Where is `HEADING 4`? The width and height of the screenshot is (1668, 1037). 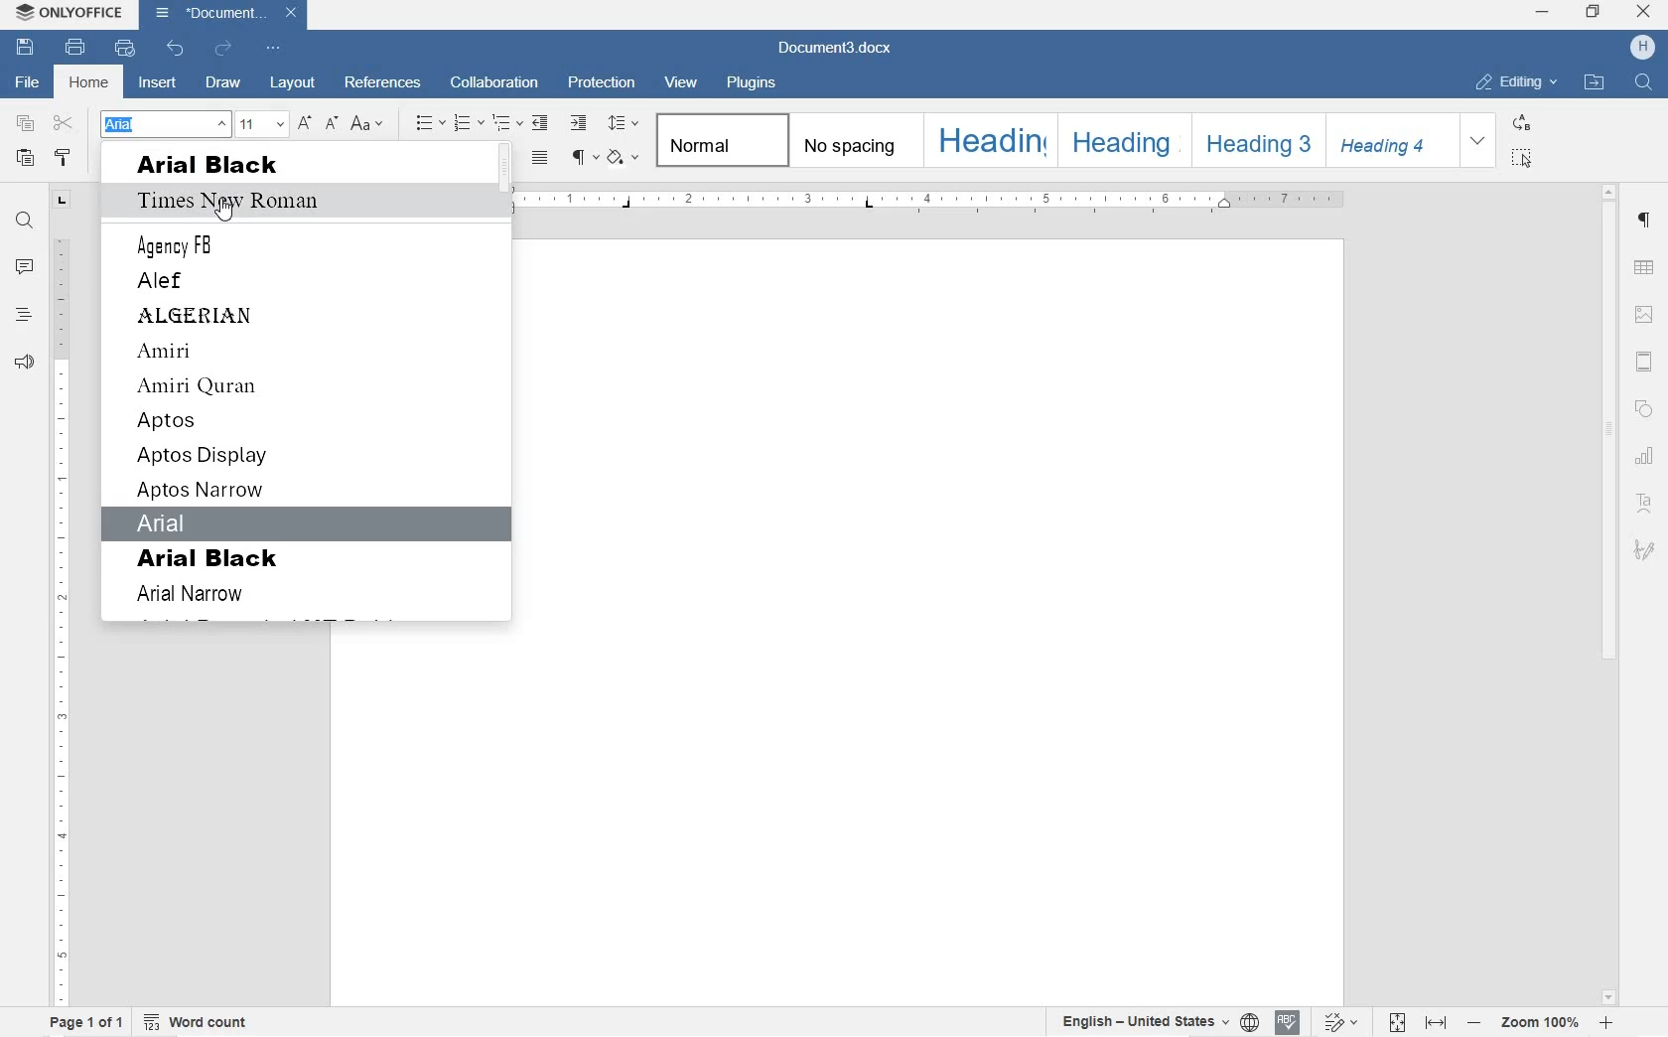
HEADING 4 is located at coordinates (1388, 139).